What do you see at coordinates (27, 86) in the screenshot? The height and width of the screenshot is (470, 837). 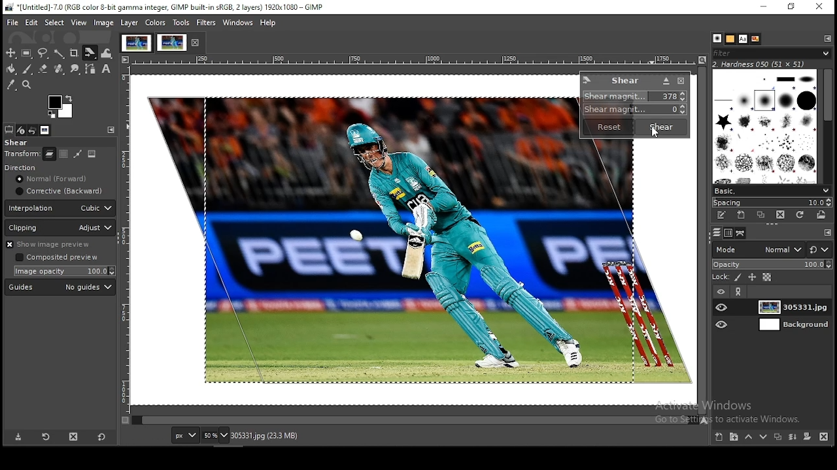 I see `zoom tool` at bounding box center [27, 86].